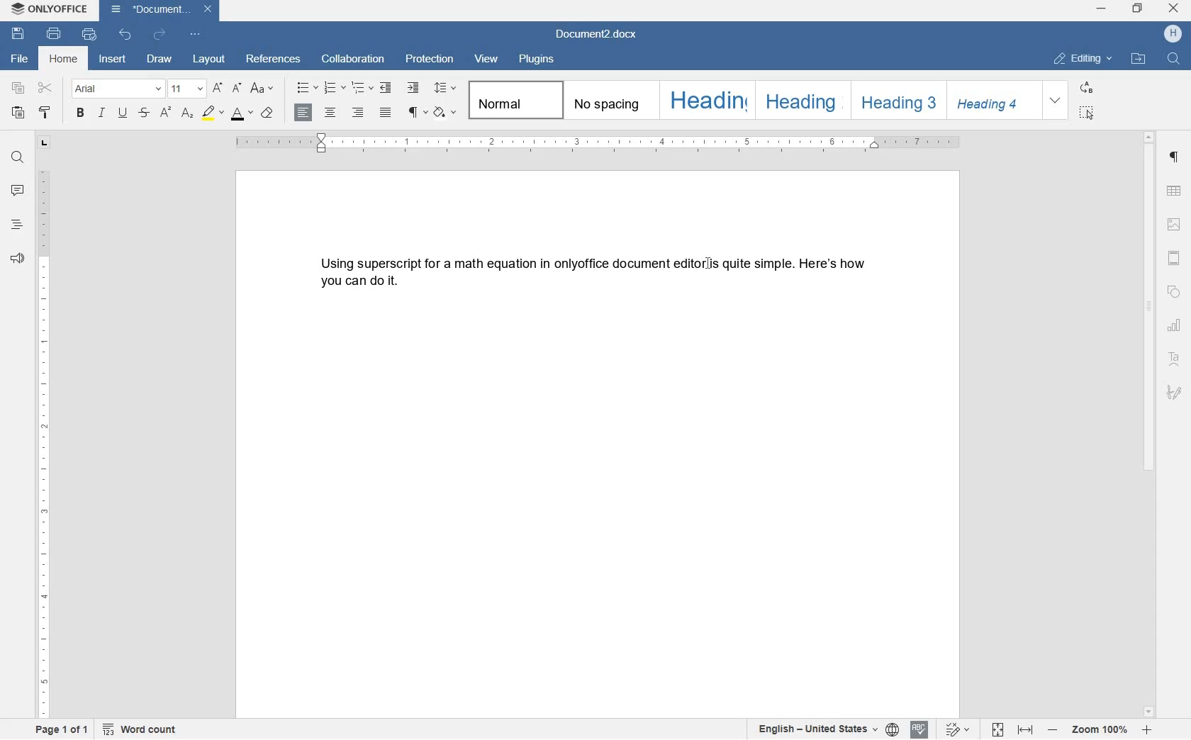  Describe the element at coordinates (1100, 729) in the screenshot. I see `zoom in or zoom out` at that location.